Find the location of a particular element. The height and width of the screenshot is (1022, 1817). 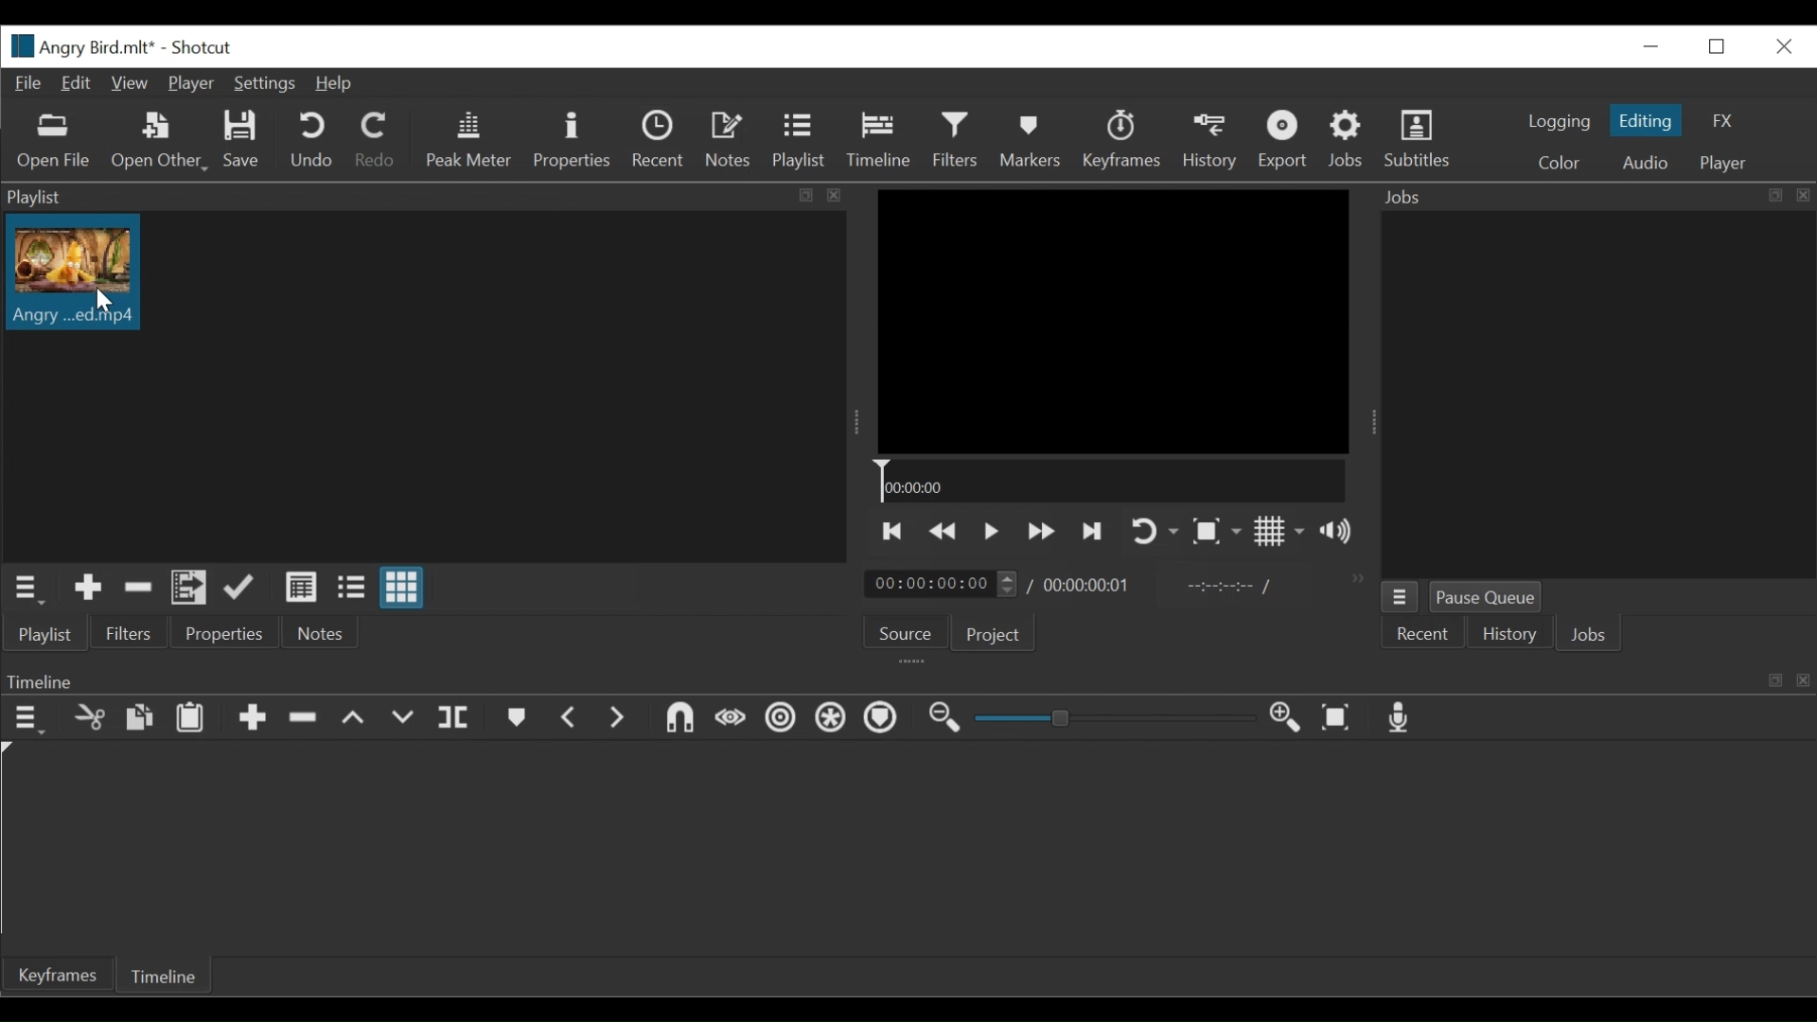

Close is located at coordinates (1785, 47).